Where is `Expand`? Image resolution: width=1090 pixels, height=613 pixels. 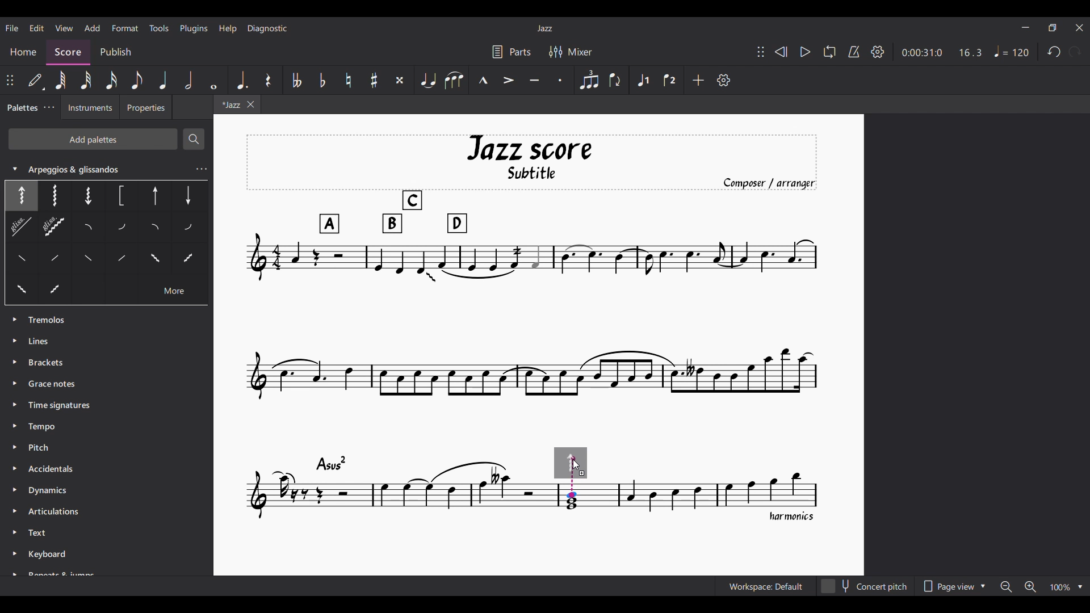
Expand is located at coordinates (12, 444).